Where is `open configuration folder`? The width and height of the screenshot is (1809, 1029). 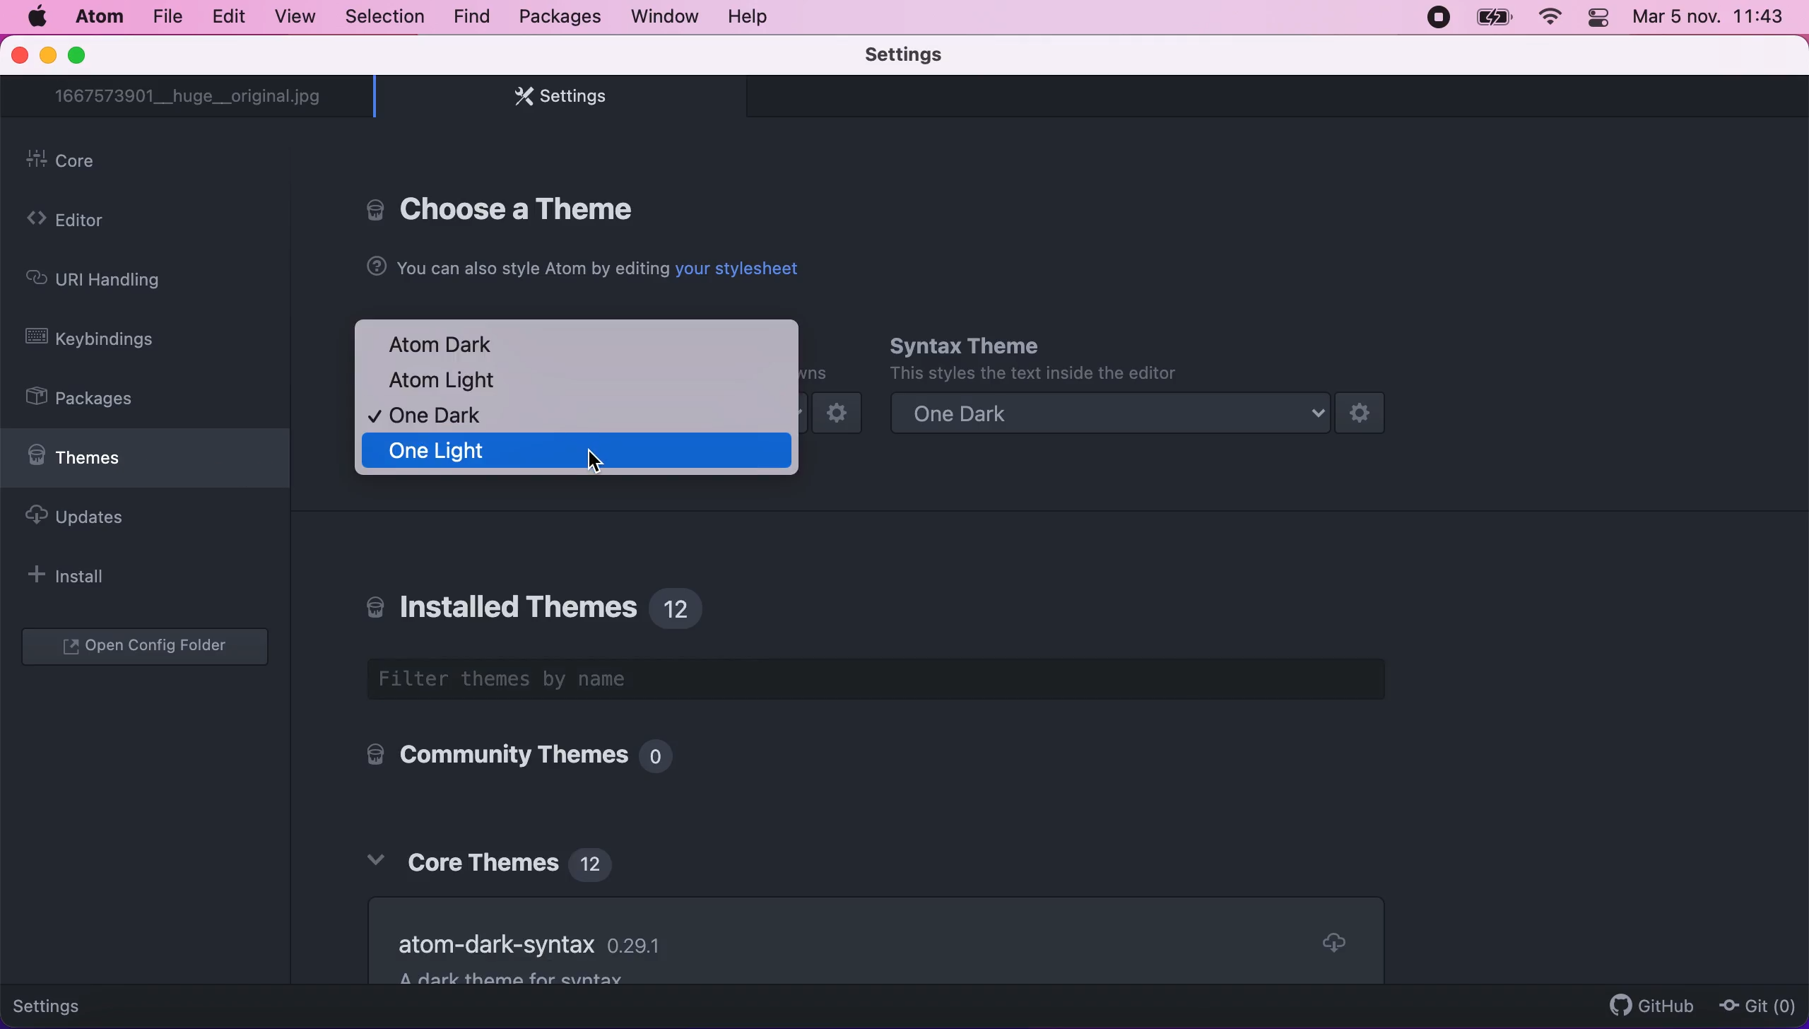
open configuration folder is located at coordinates (151, 648).